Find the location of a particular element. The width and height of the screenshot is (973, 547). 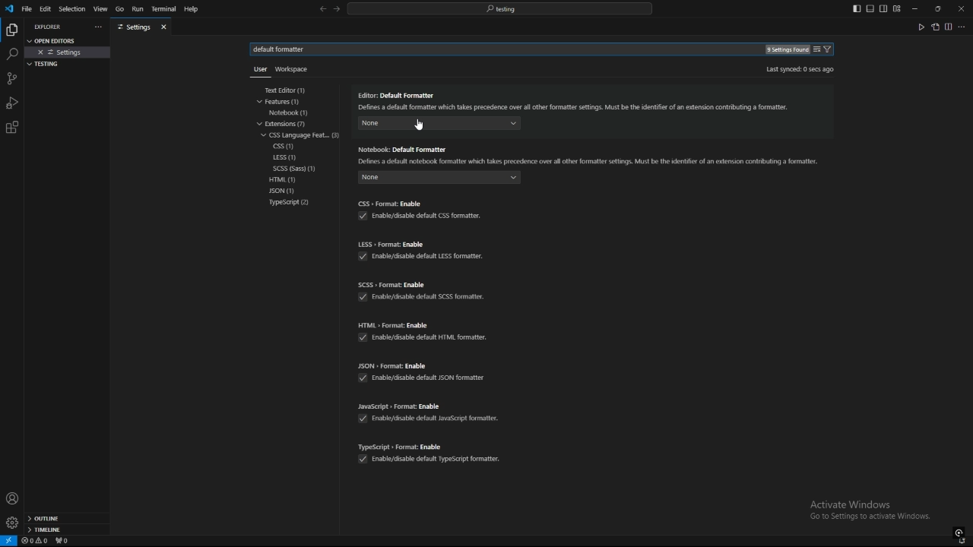

split editor right is located at coordinates (949, 27).